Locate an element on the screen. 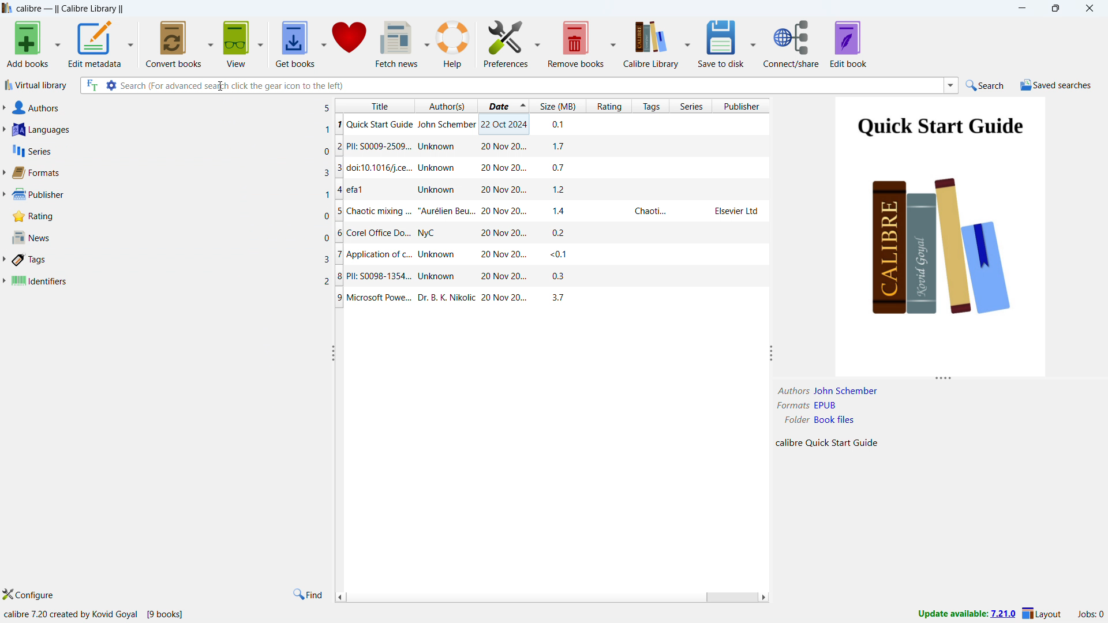  resize is located at coordinates (771, 354).